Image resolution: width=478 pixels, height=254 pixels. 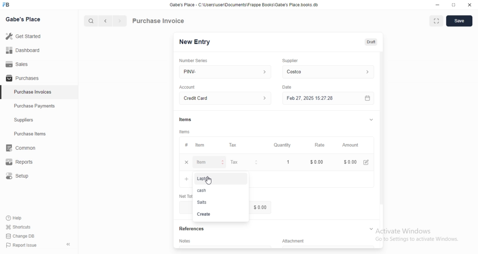 What do you see at coordinates (417, 235) in the screenshot?
I see `Activate Windows Go to Settings to activate Windows.` at bounding box center [417, 235].